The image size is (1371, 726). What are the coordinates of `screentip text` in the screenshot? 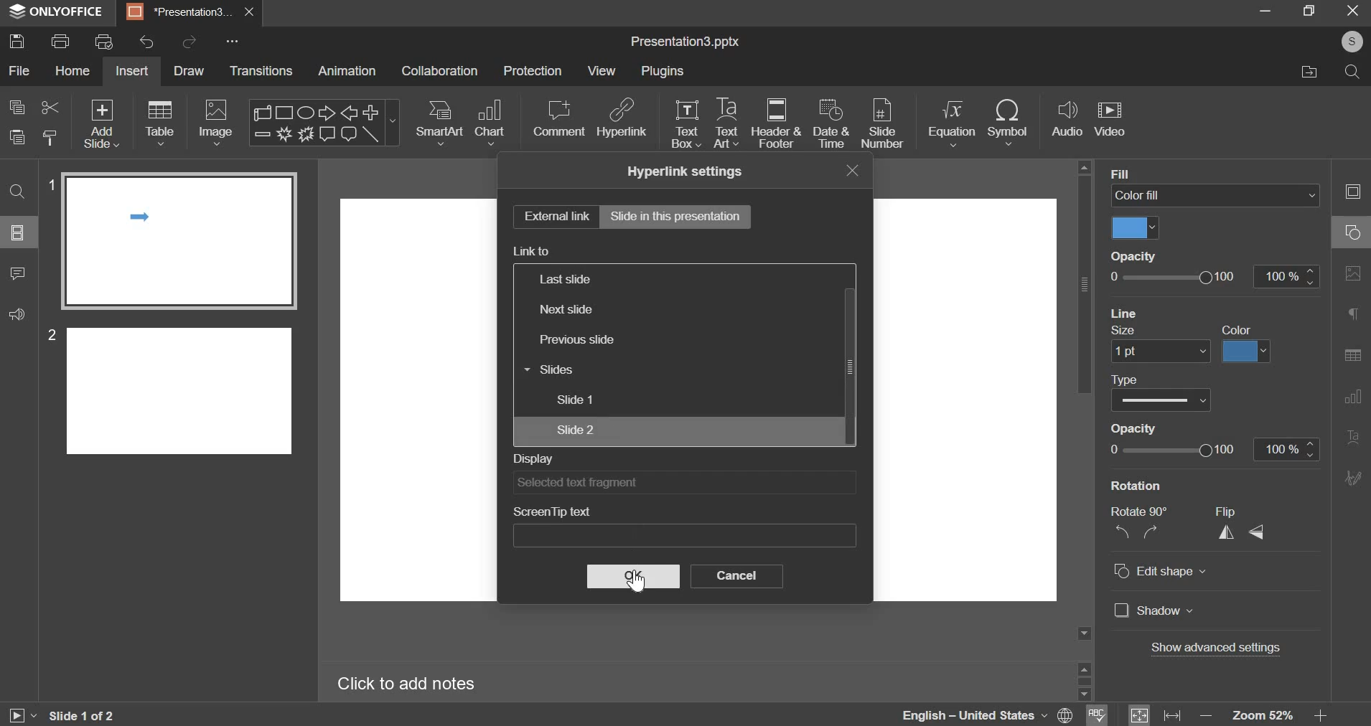 It's located at (551, 511).